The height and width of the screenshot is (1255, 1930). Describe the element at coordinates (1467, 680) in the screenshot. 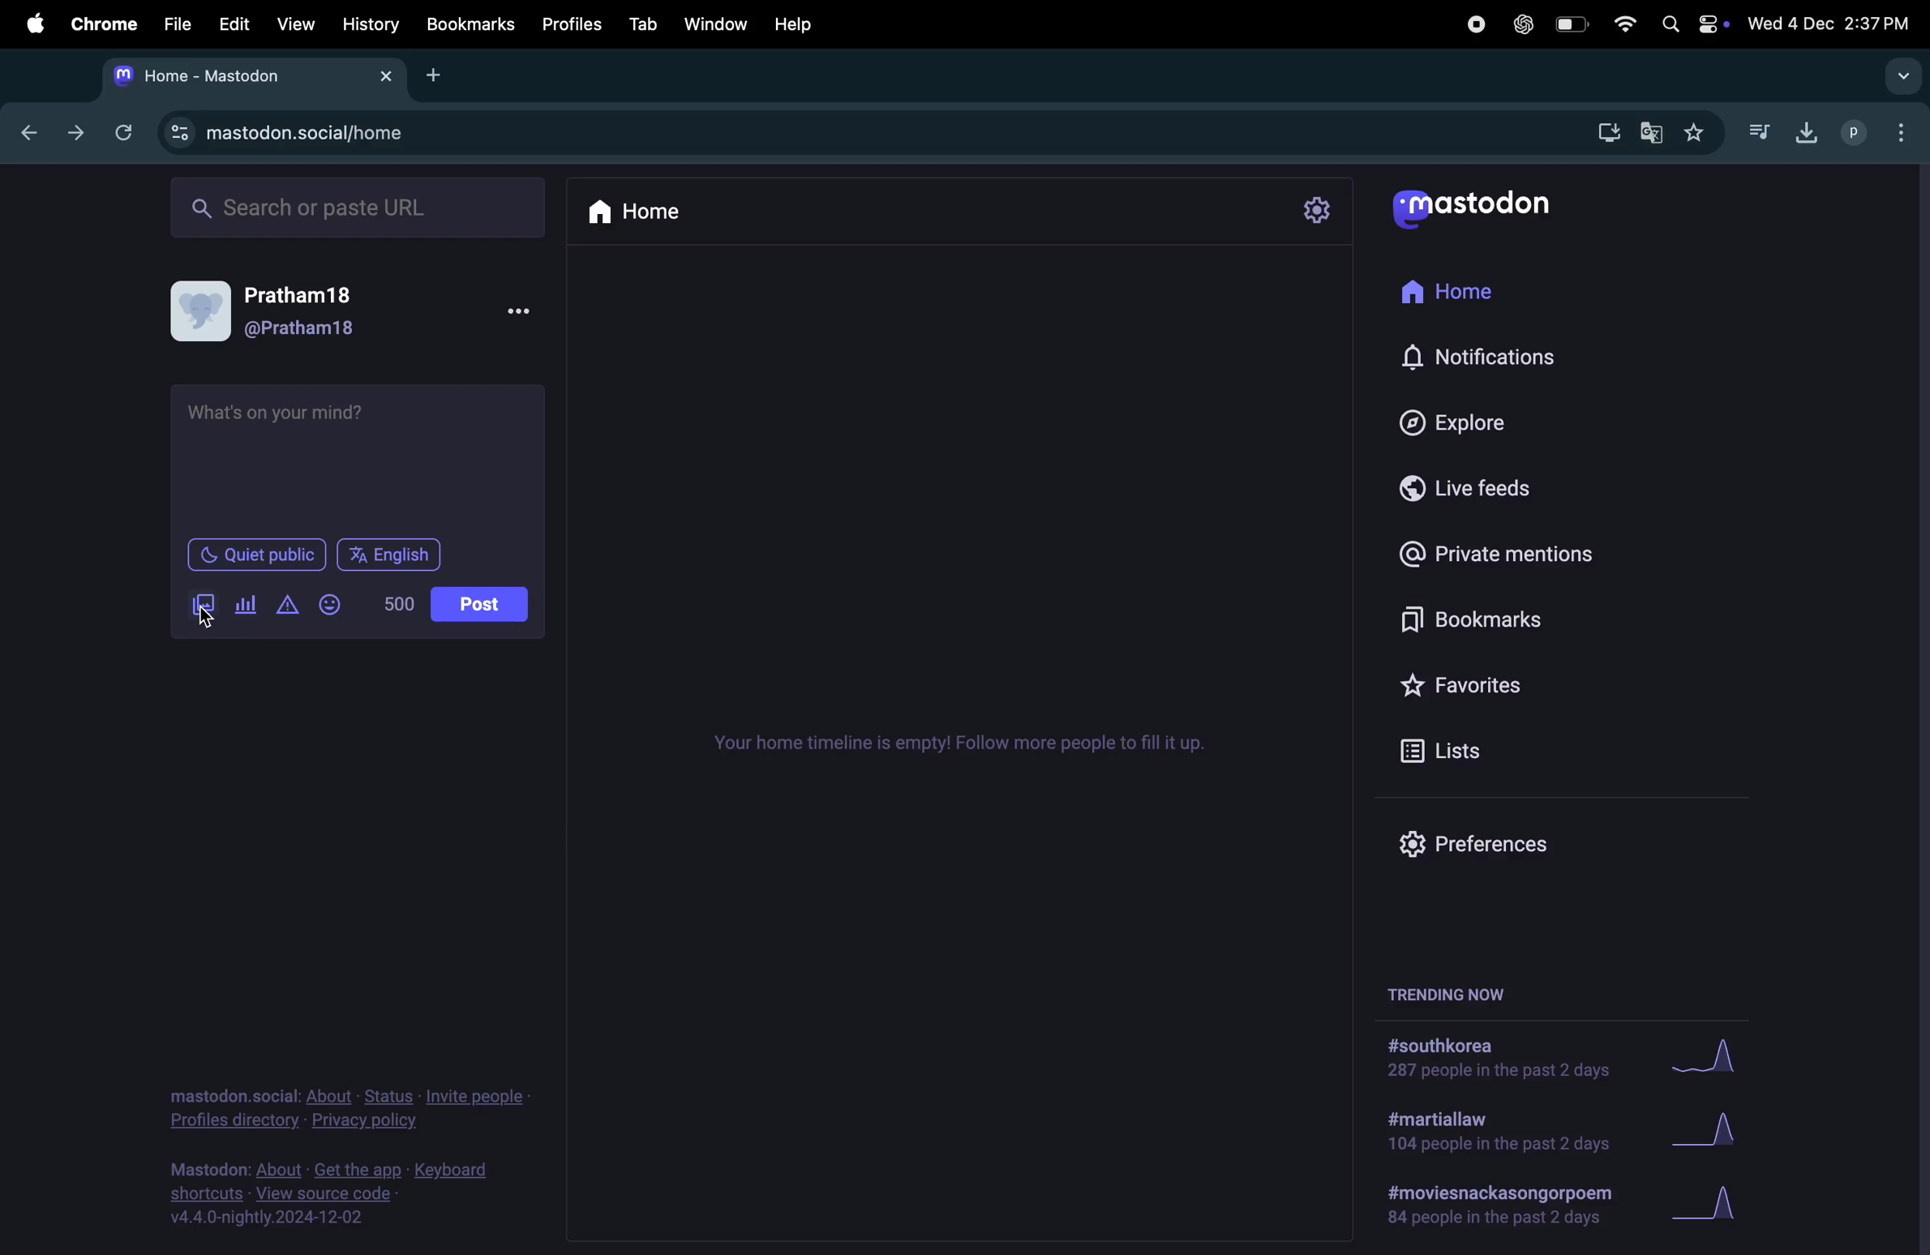

I see `favourites` at that location.